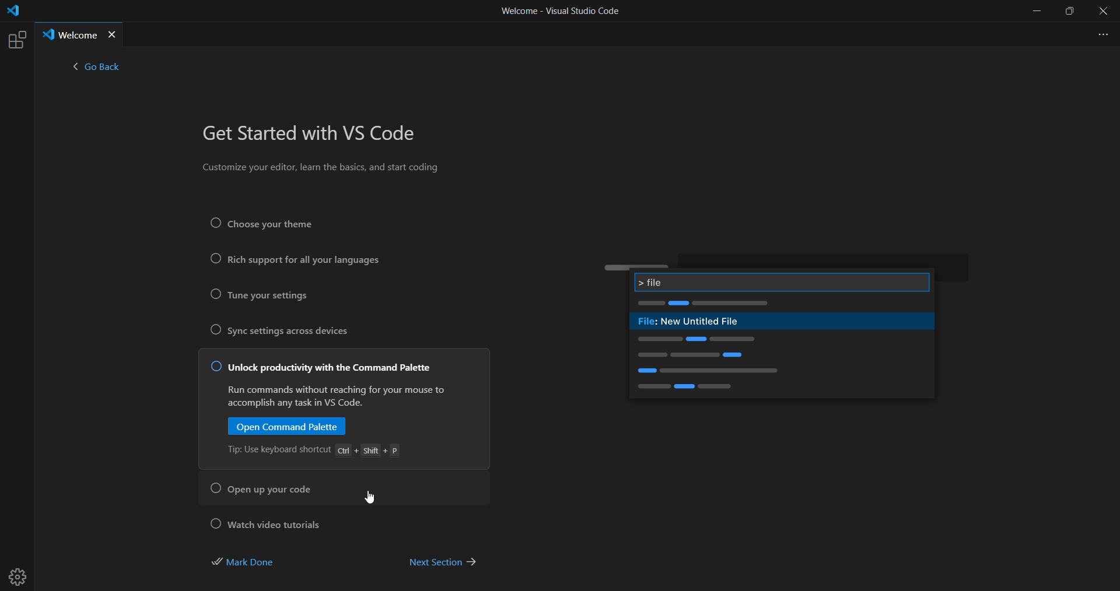 Image resolution: width=1120 pixels, height=591 pixels. I want to click on maximize, so click(1071, 12).